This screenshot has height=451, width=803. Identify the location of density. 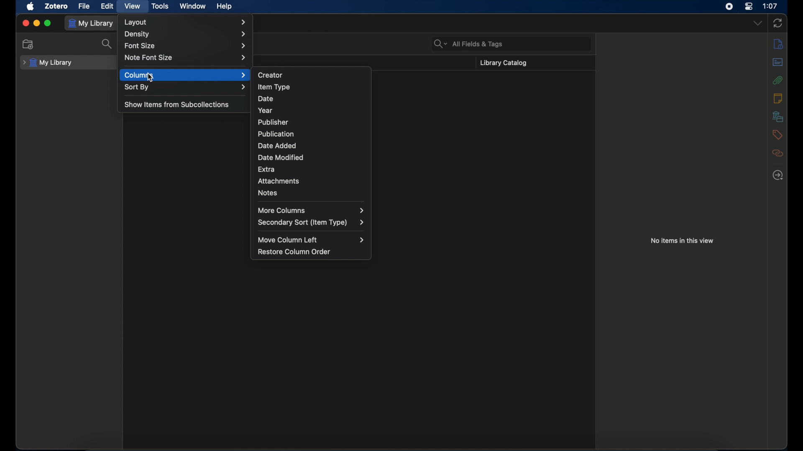
(186, 35).